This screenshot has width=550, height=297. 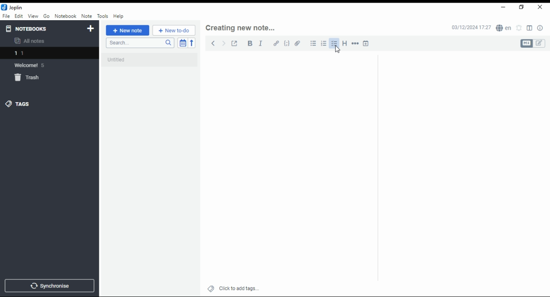 I want to click on edit, so click(x=19, y=15).